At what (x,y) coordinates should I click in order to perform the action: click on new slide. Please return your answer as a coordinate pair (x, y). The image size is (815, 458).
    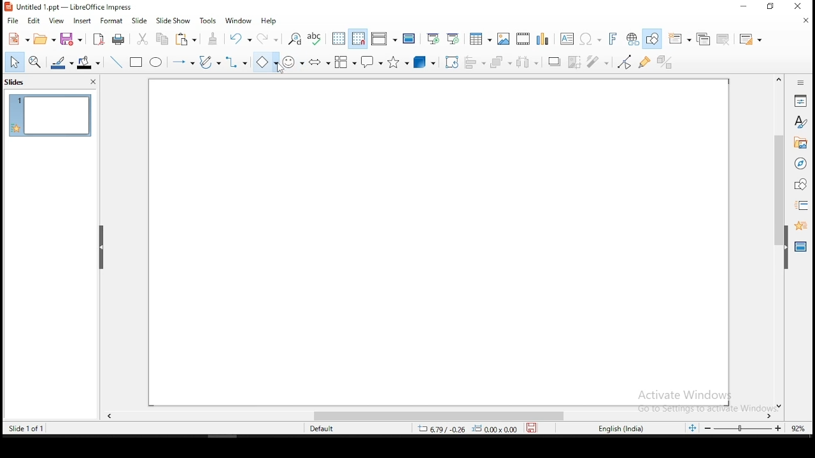
    Looking at the image, I should click on (681, 38).